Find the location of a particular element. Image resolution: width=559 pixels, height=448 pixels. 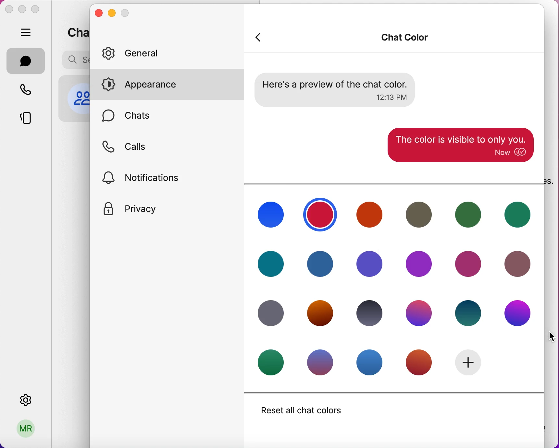

cursor is located at coordinates (551, 336).